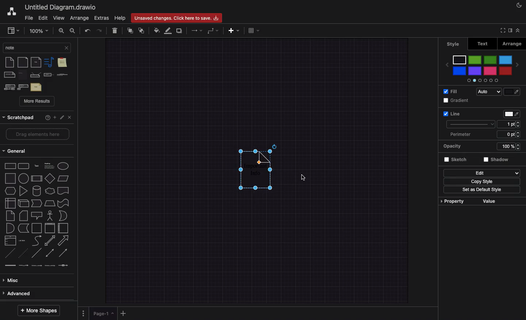 The height and width of the screenshot is (320, 526). Describe the element at coordinates (176, 18) in the screenshot. I see `Unsaved` at that location.